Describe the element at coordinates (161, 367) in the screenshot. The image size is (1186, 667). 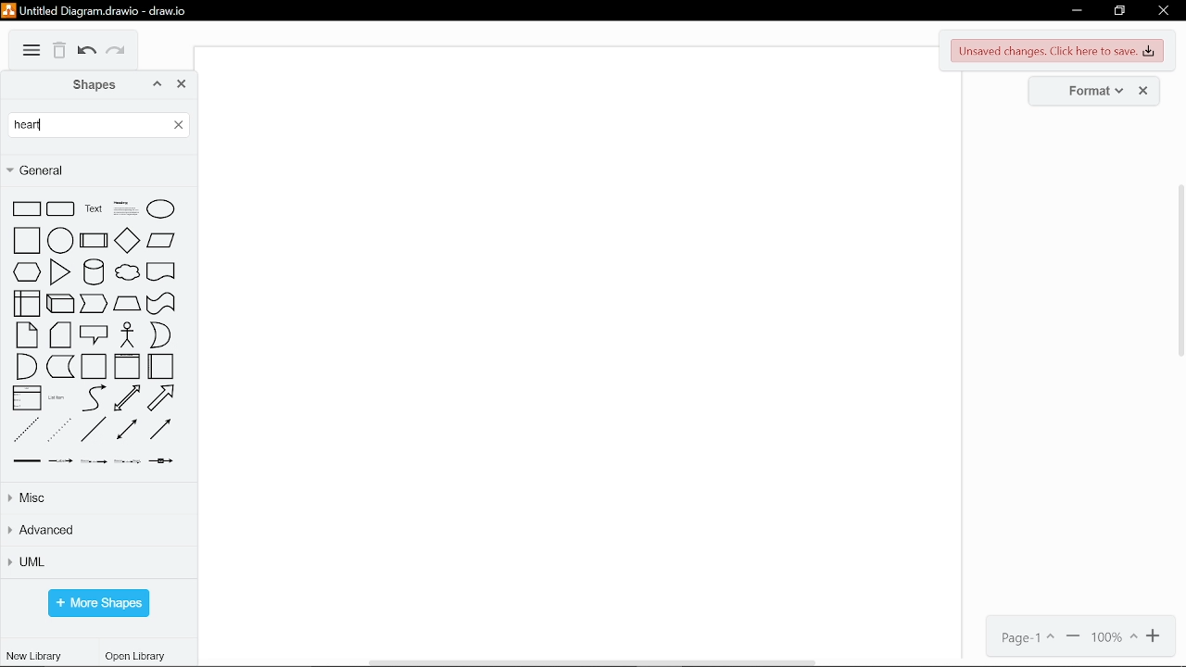
I see `horizontal container` at that location.